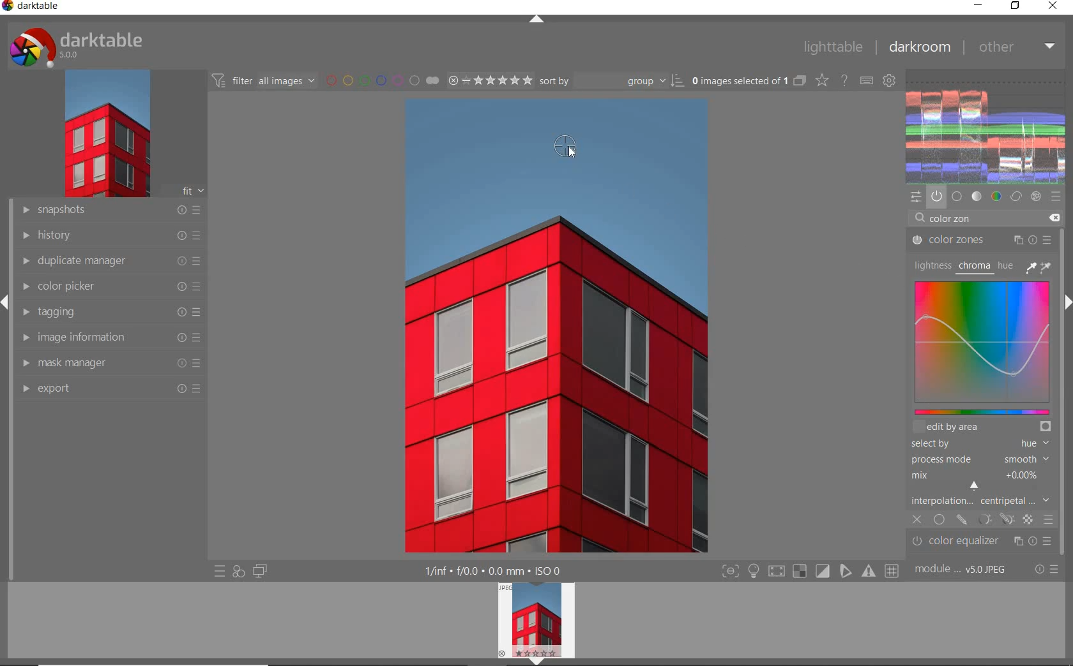 This screenshot has height=666, width=1073. I want to click on HUE, so click(1004, 265).